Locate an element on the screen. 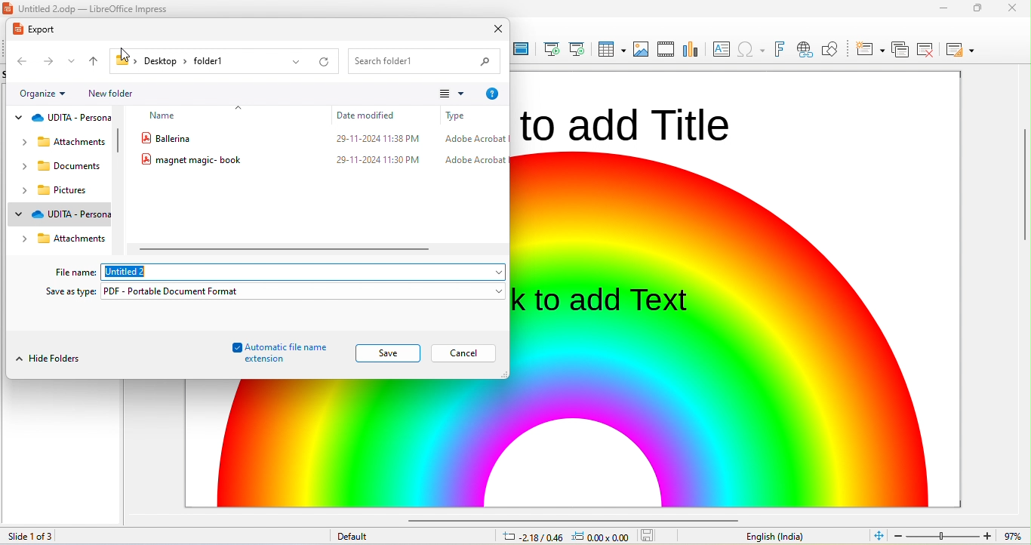 The height and width of the screenshot is (545, 1031). vertical scroll bar is located at coordinates (1024, 202).